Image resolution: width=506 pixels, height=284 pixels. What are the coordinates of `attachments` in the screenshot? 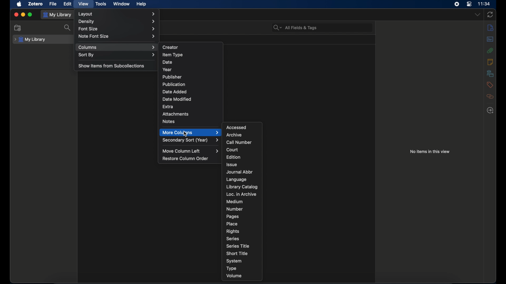 It's located at (175, 114).